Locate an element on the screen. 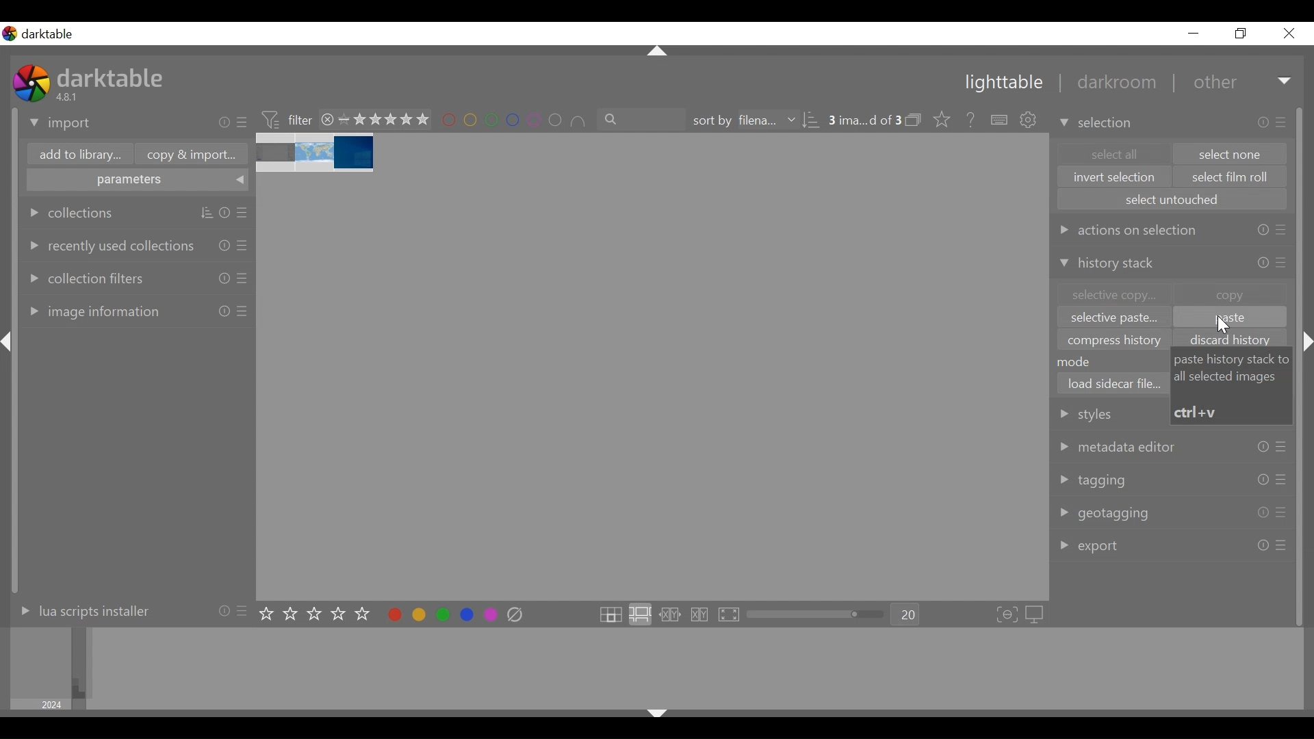 This screenshot has width=1314, height=739. show global preferences is located at coordinates (1030, 121).